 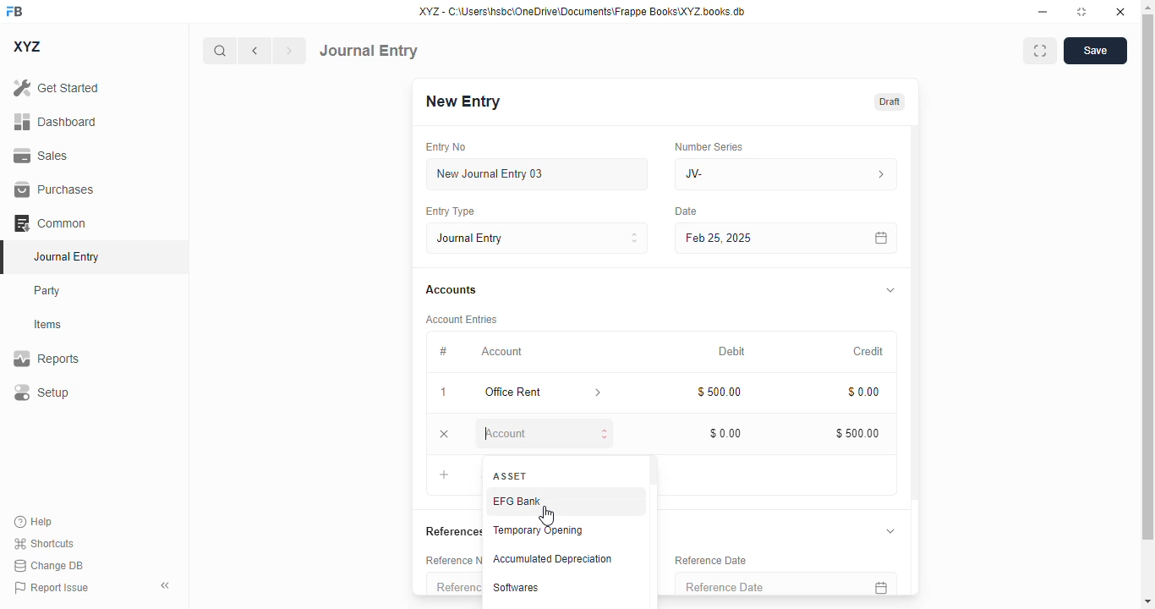 What do you see at coordinates (857, 432) in the screenshot?
I see `$500.00` at bounding box center [857, 432].